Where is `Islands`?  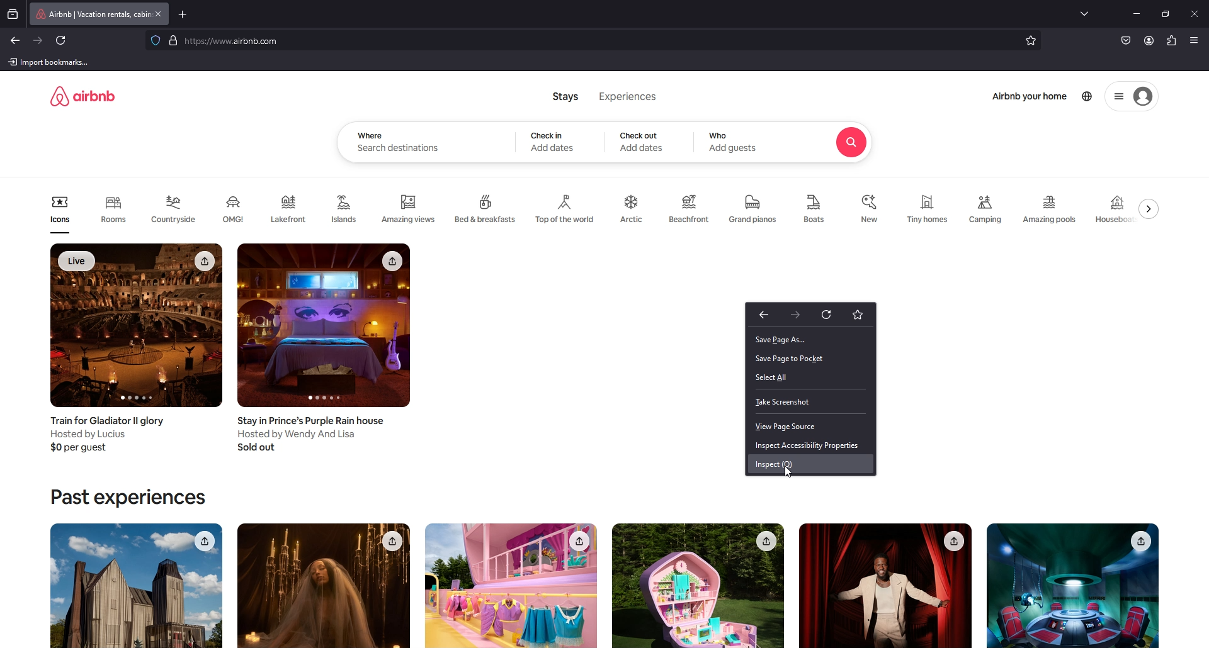
Islands is located at coordinates (347, 208).